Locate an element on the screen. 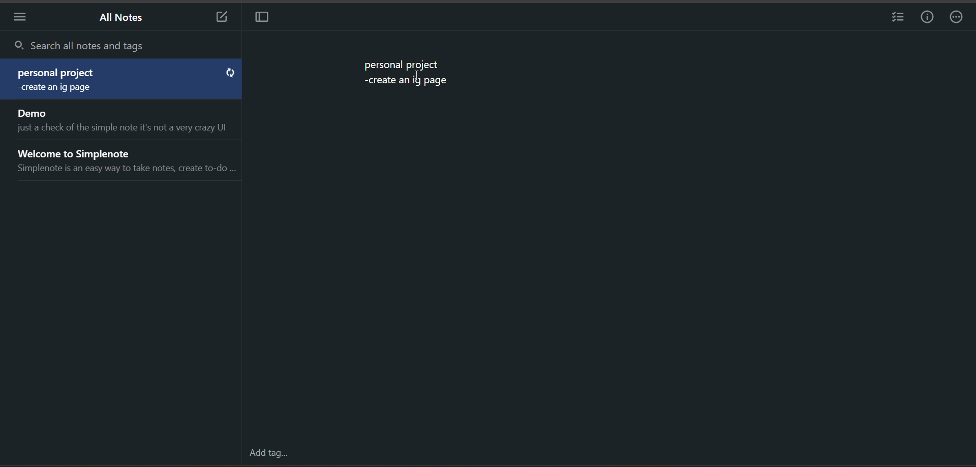  note title or heading is located at coordinates (402, 64).